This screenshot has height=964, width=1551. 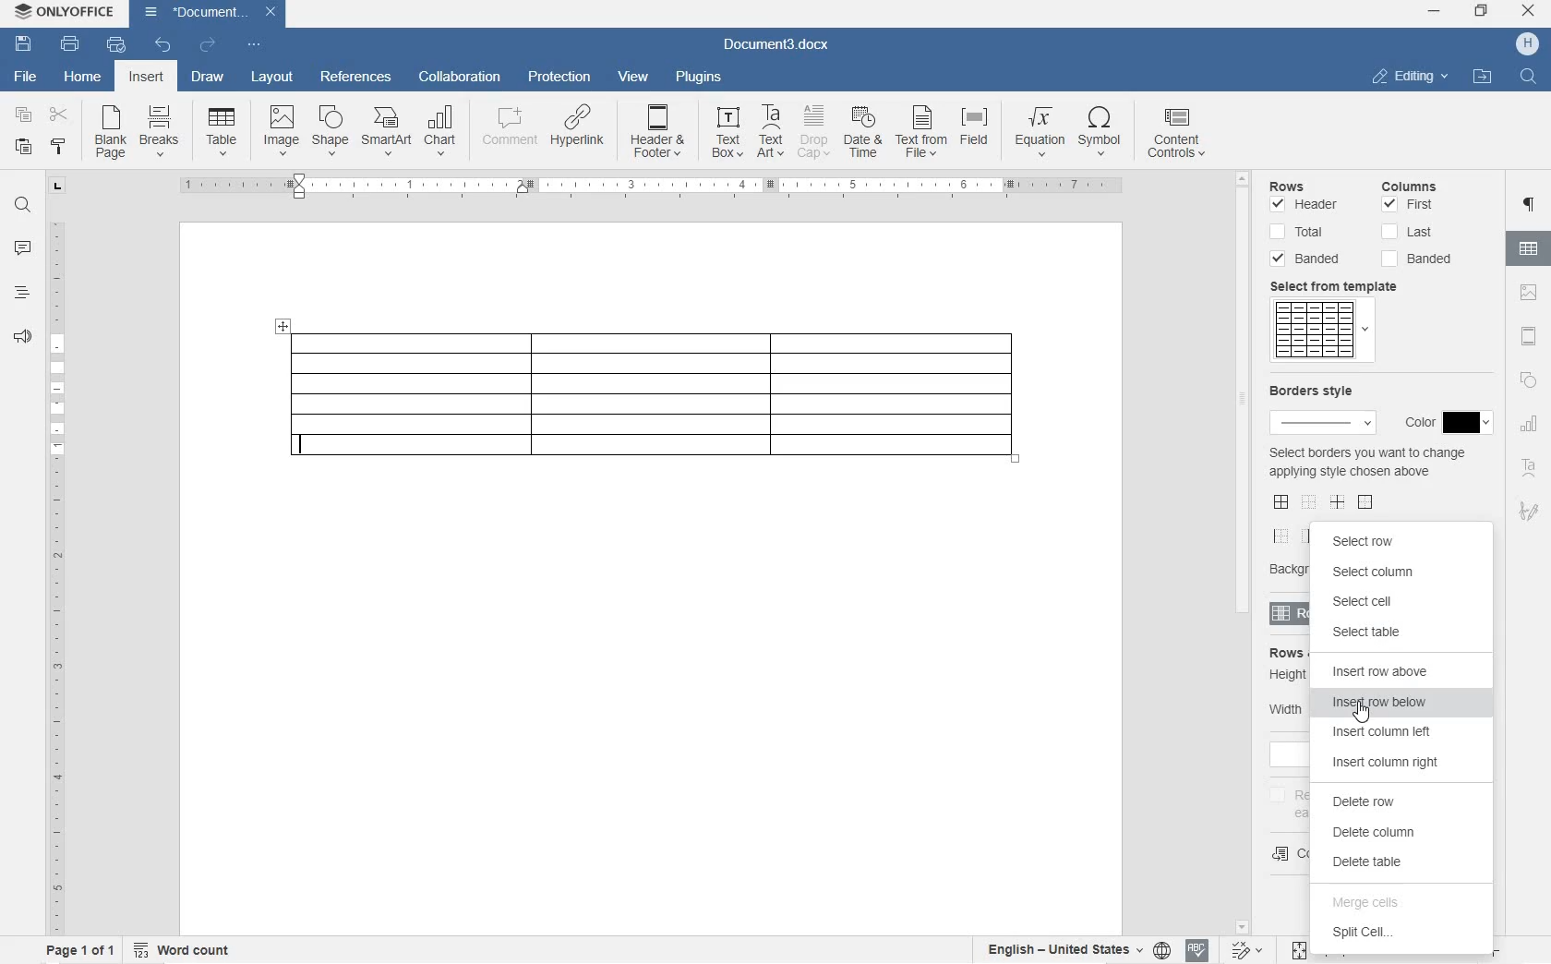 I want to click on rows & columns, so click(x=1291, y=614).